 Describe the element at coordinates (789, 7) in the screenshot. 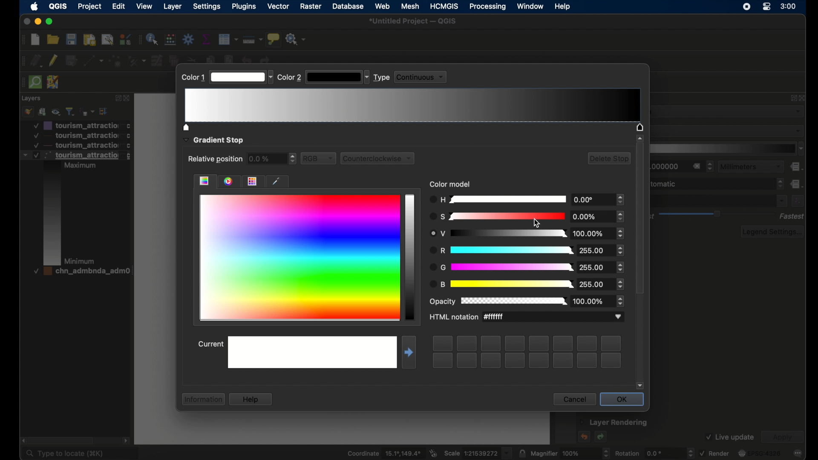

I see `time` at that location.